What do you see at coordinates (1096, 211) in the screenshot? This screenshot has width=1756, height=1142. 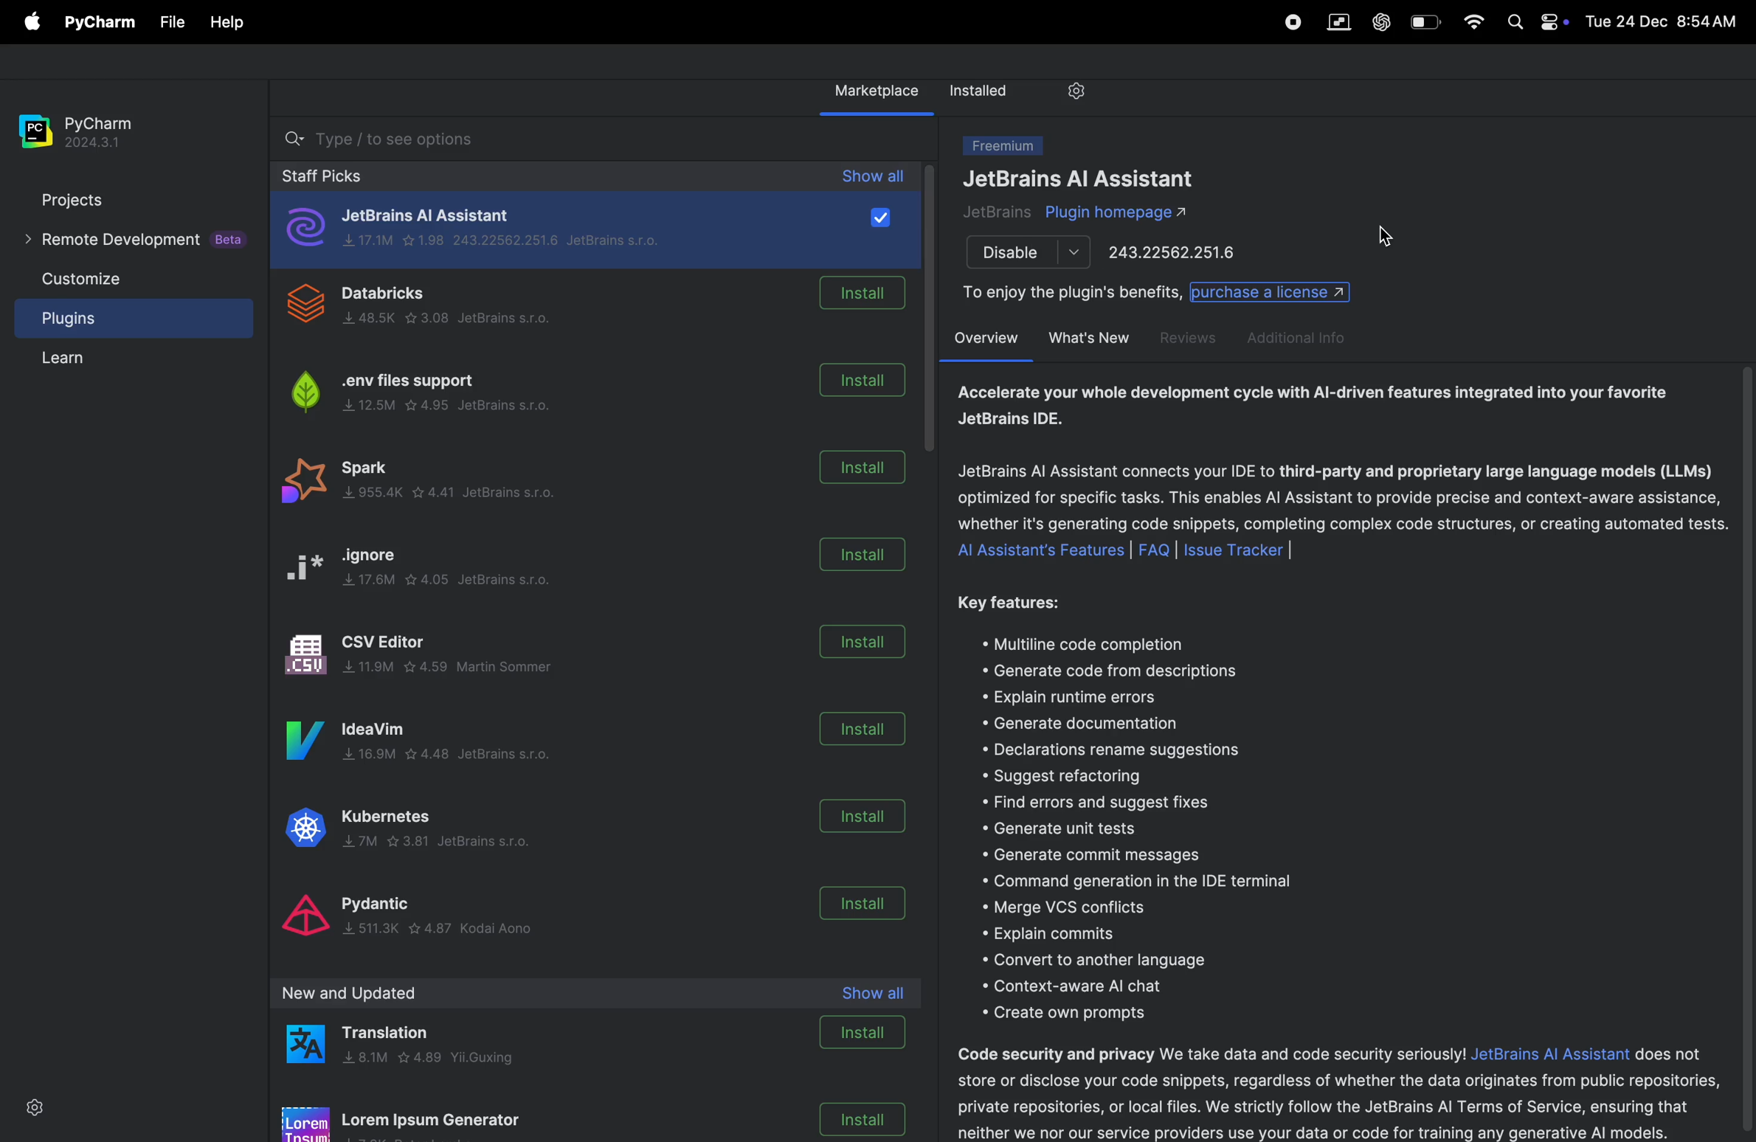 I see `plugins ai ` at bounding box center [1096, 211].